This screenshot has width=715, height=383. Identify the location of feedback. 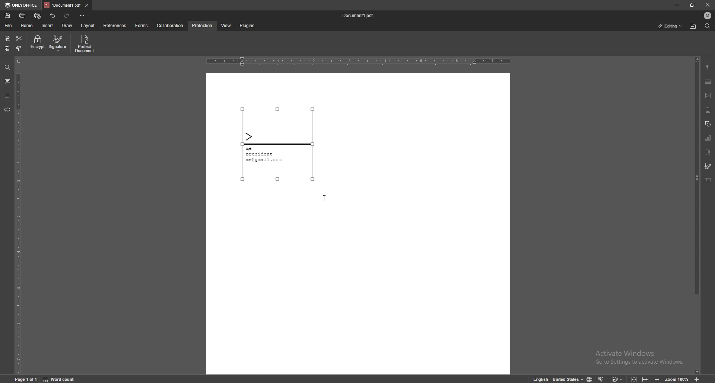
(7, 110).